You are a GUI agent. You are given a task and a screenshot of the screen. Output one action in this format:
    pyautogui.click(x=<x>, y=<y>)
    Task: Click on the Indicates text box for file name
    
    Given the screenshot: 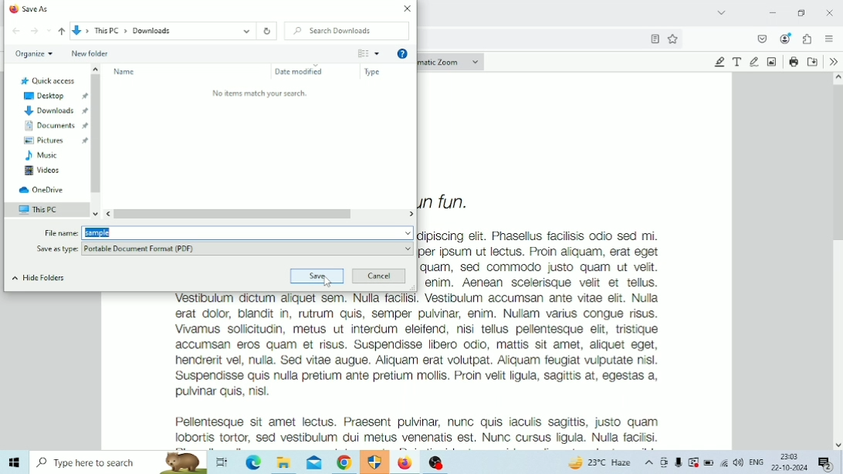 What is the action you would take?
    pyautogui.click(x=61, y=233)
    